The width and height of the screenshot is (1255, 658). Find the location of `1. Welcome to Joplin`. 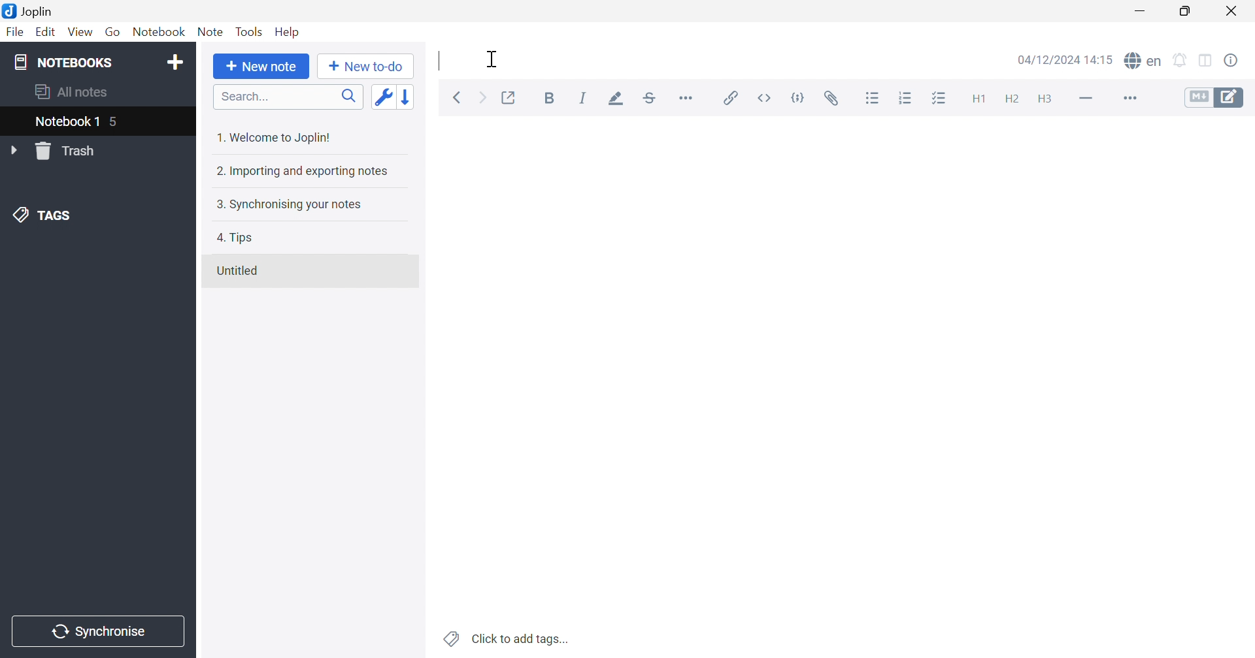

1. Welcome to Joplin is located at coordinates (273, 137).